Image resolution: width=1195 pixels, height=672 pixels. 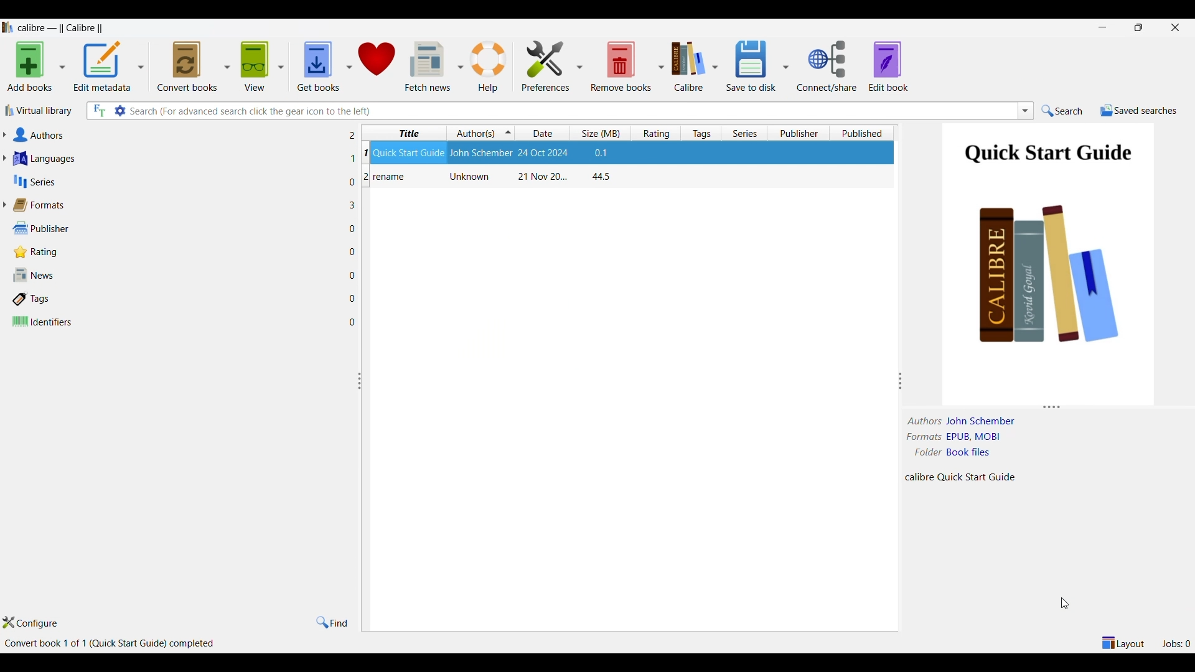 What do you see at coordinates (1122, 642) in the screenshot?
I see `Show/Hide parts of layout` at bounding box center [1122, 642].